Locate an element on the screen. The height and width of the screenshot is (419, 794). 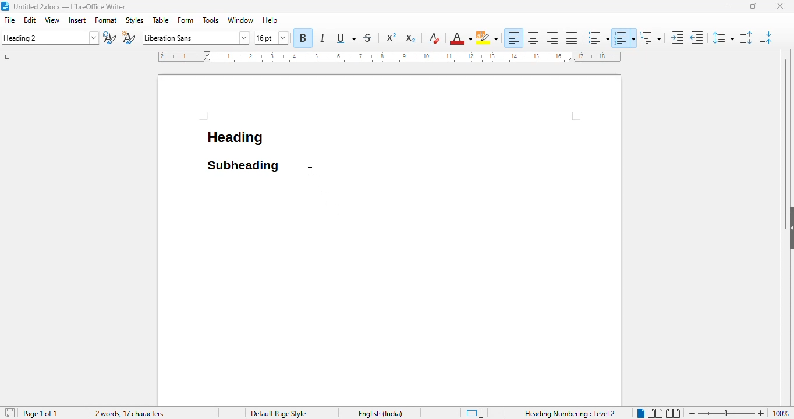
single-page view is located at coordinates (641, 413).